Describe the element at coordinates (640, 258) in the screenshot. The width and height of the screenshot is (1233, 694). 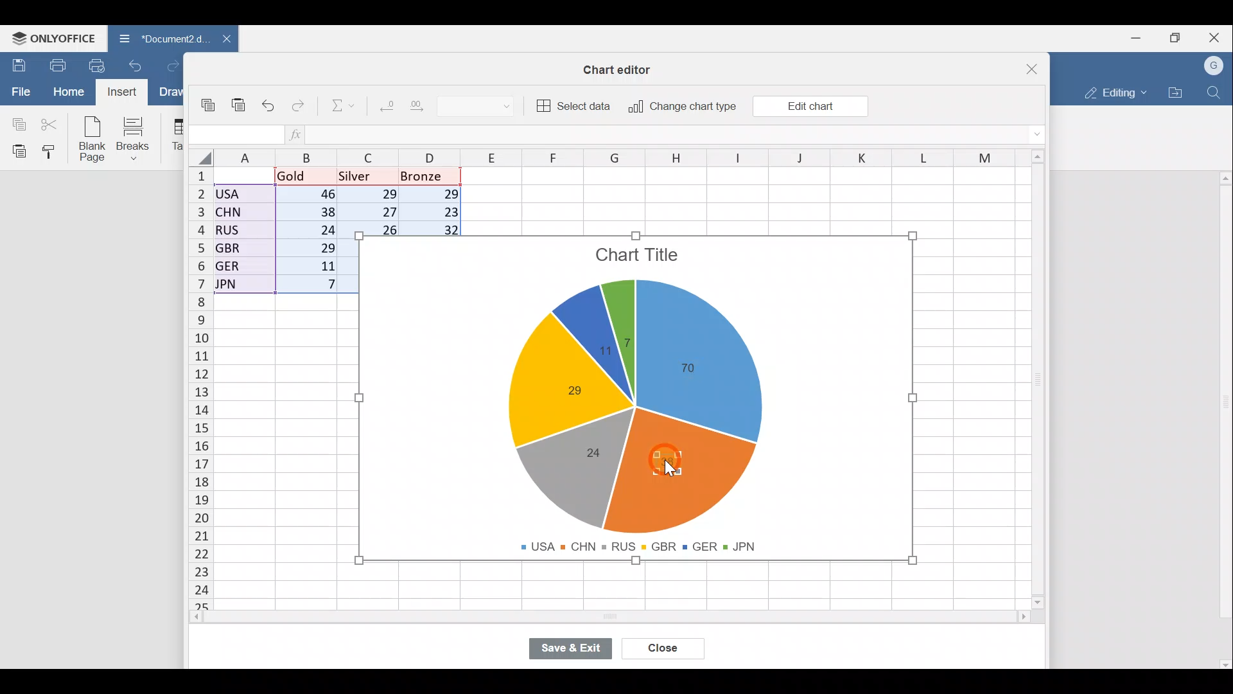
I see `Chart title` at that location.